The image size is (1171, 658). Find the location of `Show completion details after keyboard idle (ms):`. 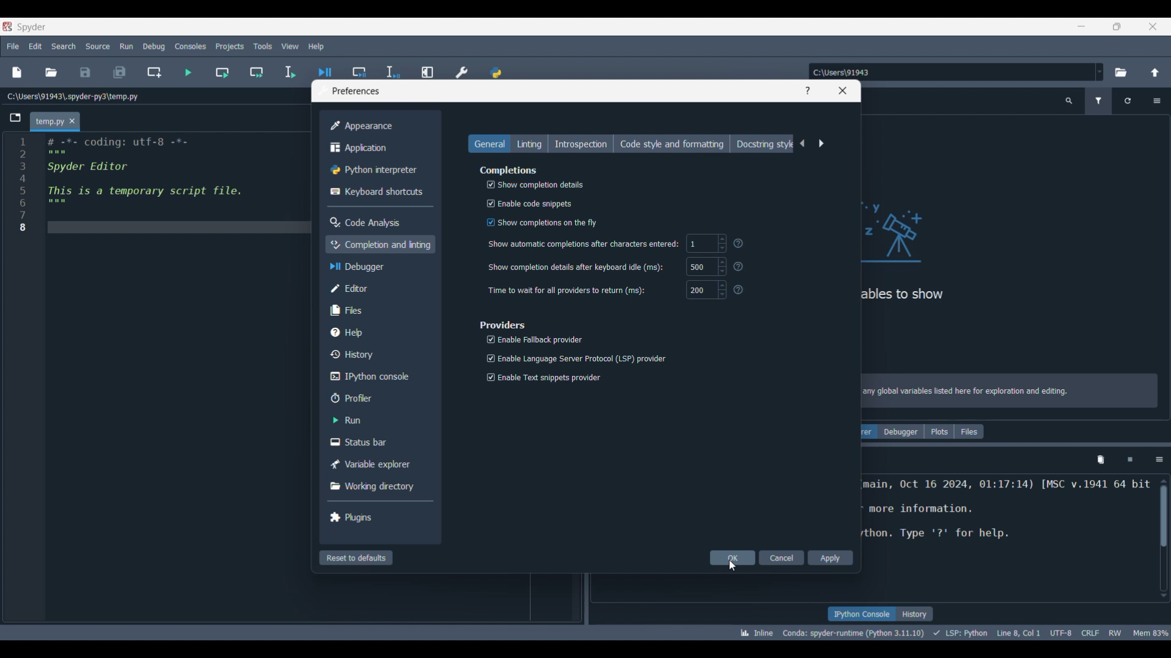

Show completion details after keyboard idle (ms): is located at coordinates (576, 267).